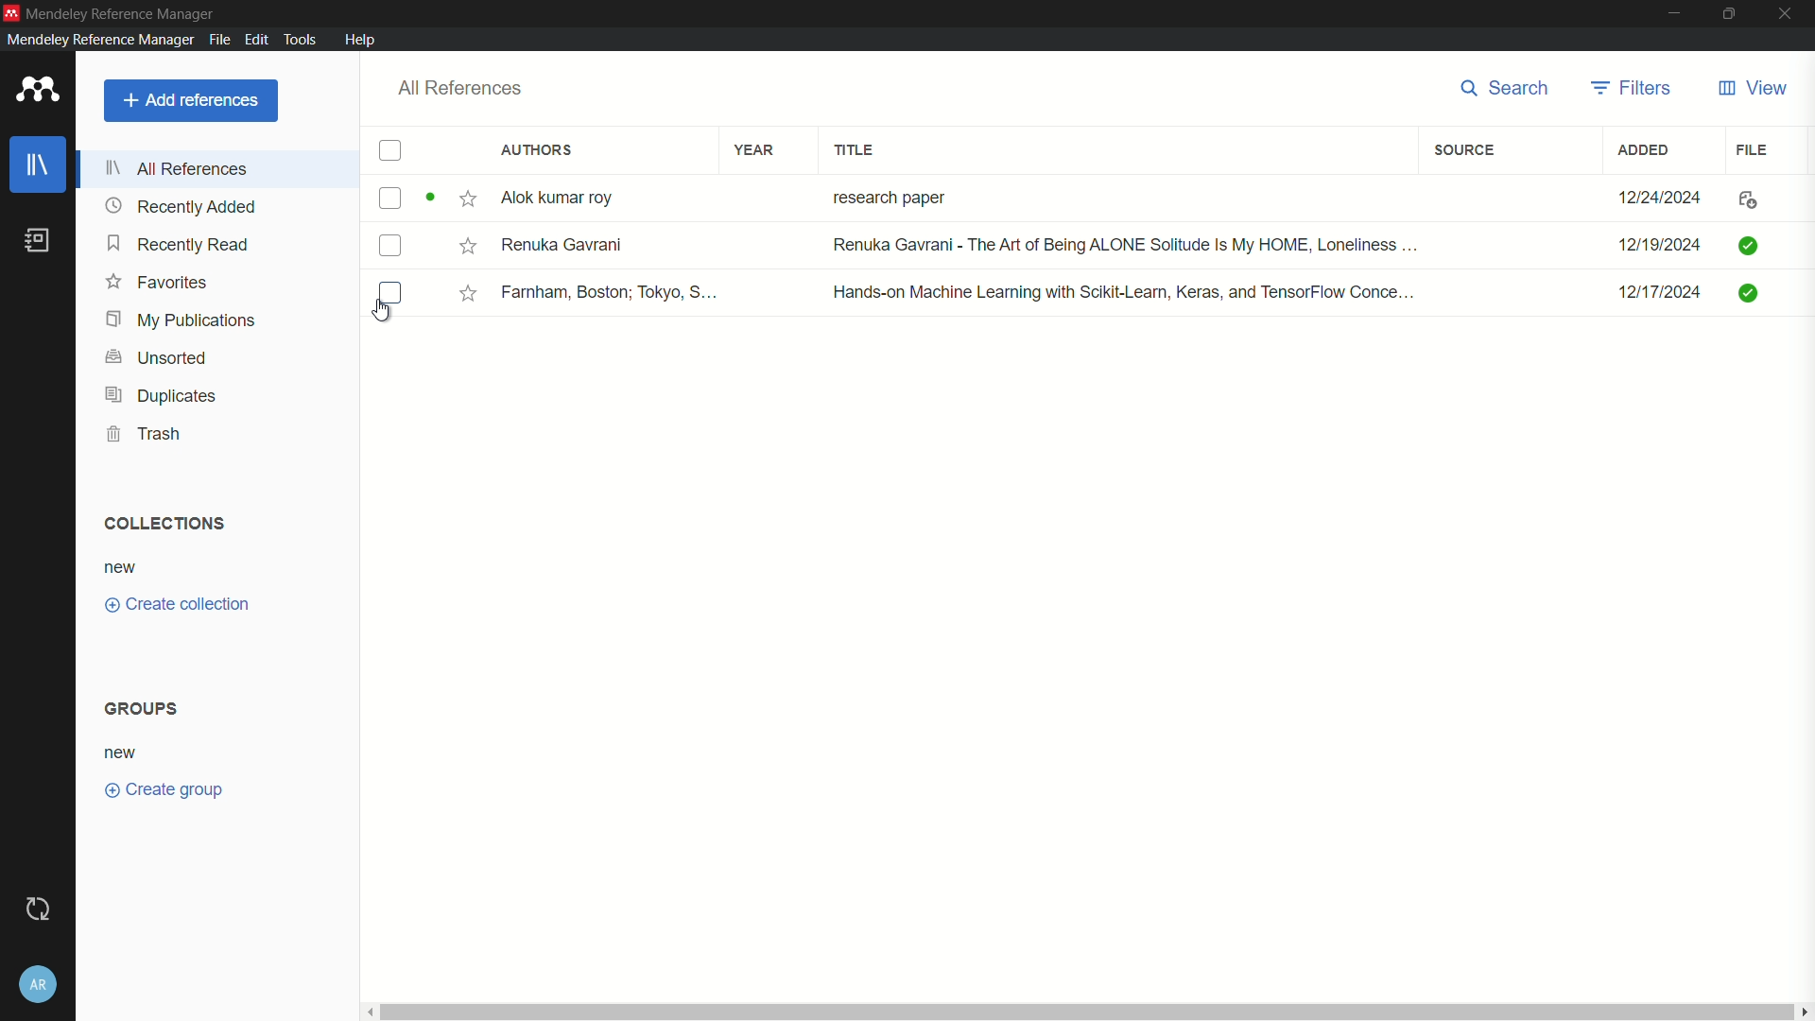  I want to click on book, so click(38, 241).